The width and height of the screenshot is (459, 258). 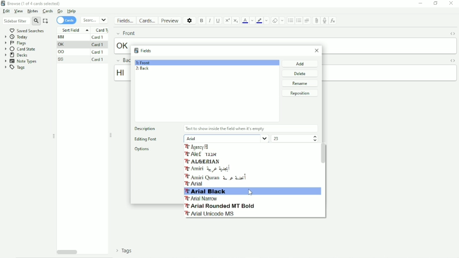 I want to click on Underline, so click(x=219, y=20).